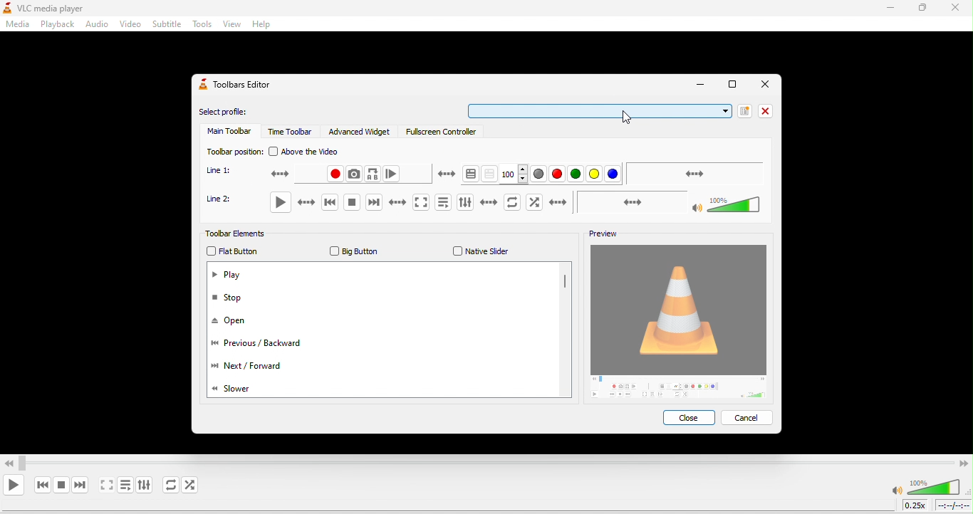 The image size is (973, 514). I want to click on playback speed, so click(915, 506).